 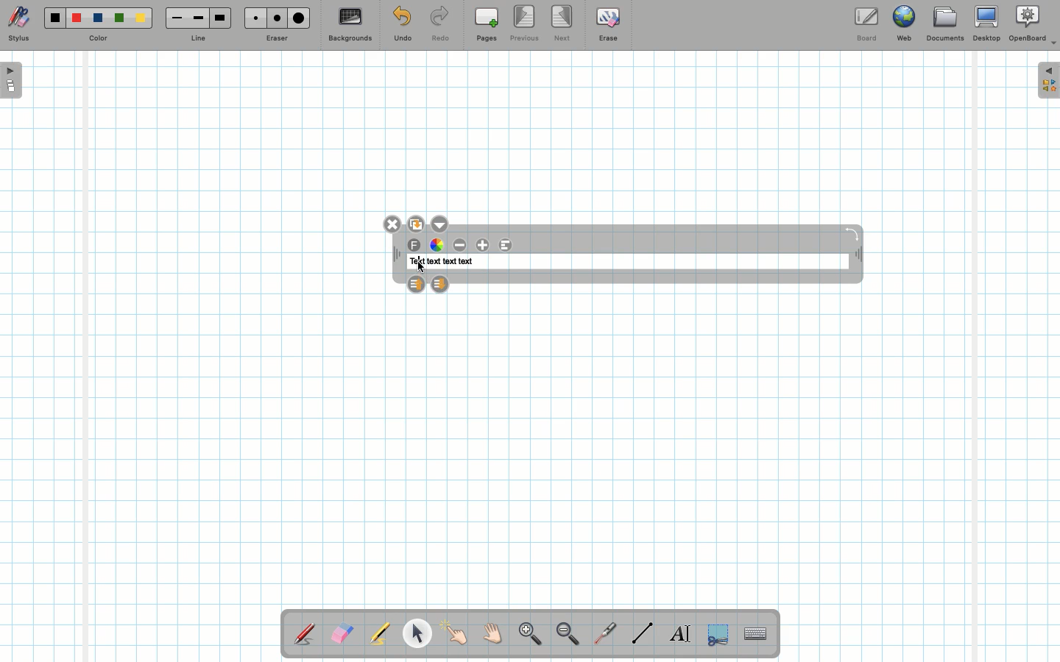 What do you see at coordinates (305, 633) in the screenshot?
I see `Stylus` at bounding box center [305, 633].